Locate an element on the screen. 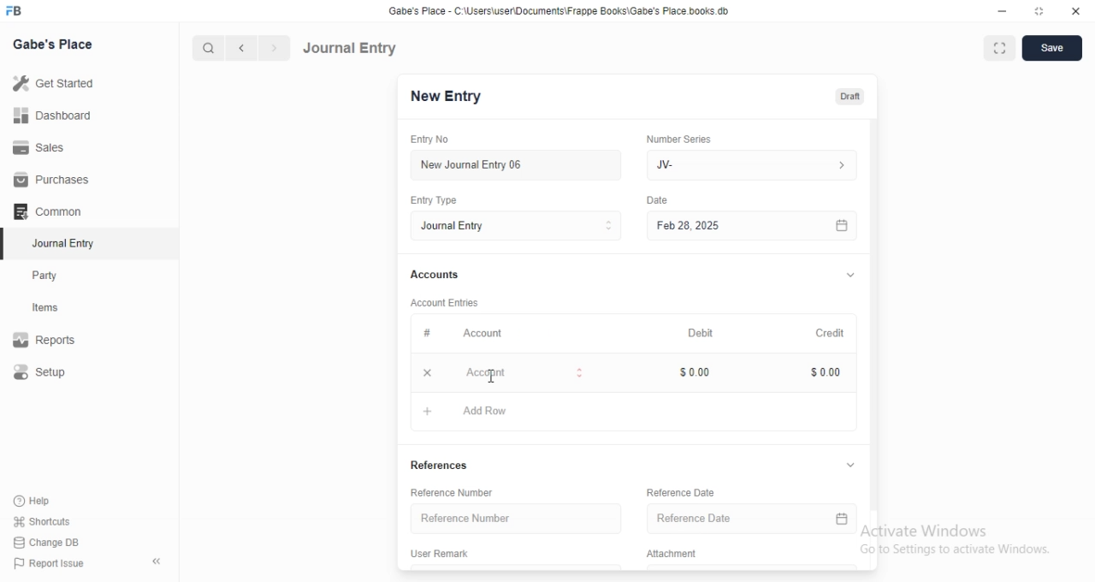 This screenshot has height=582, width=1095. Attachment is located at coordinates (674, 555).